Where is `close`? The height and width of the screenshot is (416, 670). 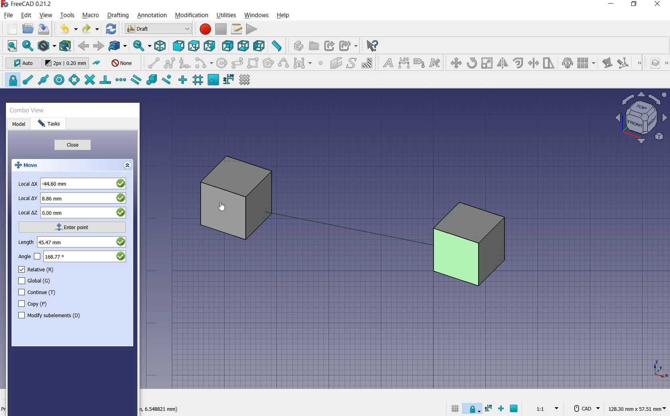 close is located at coordinates (73, 145).